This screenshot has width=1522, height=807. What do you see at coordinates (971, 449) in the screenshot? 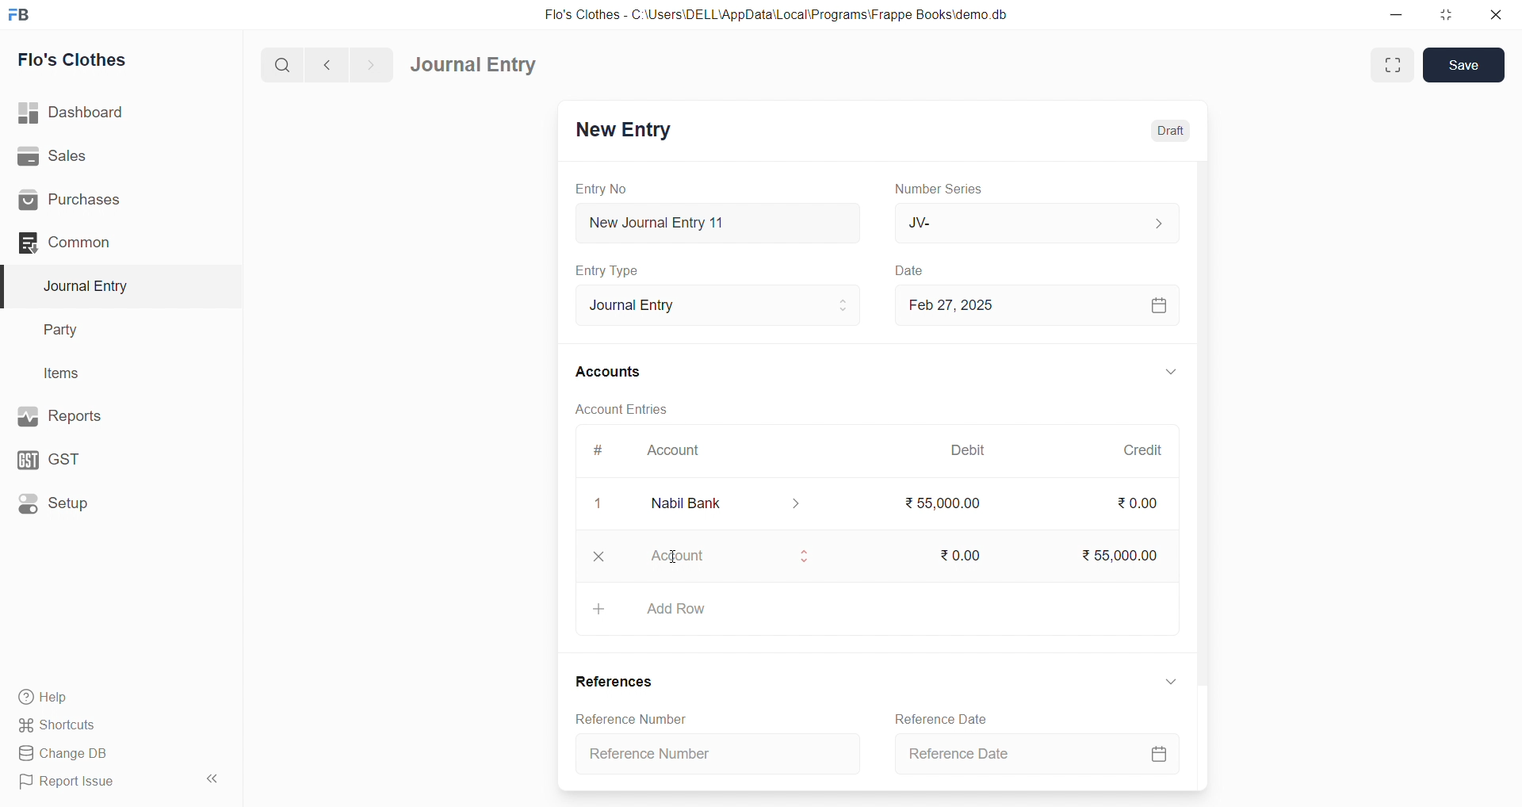
I see `Debit` at bounding box center [971, 449].